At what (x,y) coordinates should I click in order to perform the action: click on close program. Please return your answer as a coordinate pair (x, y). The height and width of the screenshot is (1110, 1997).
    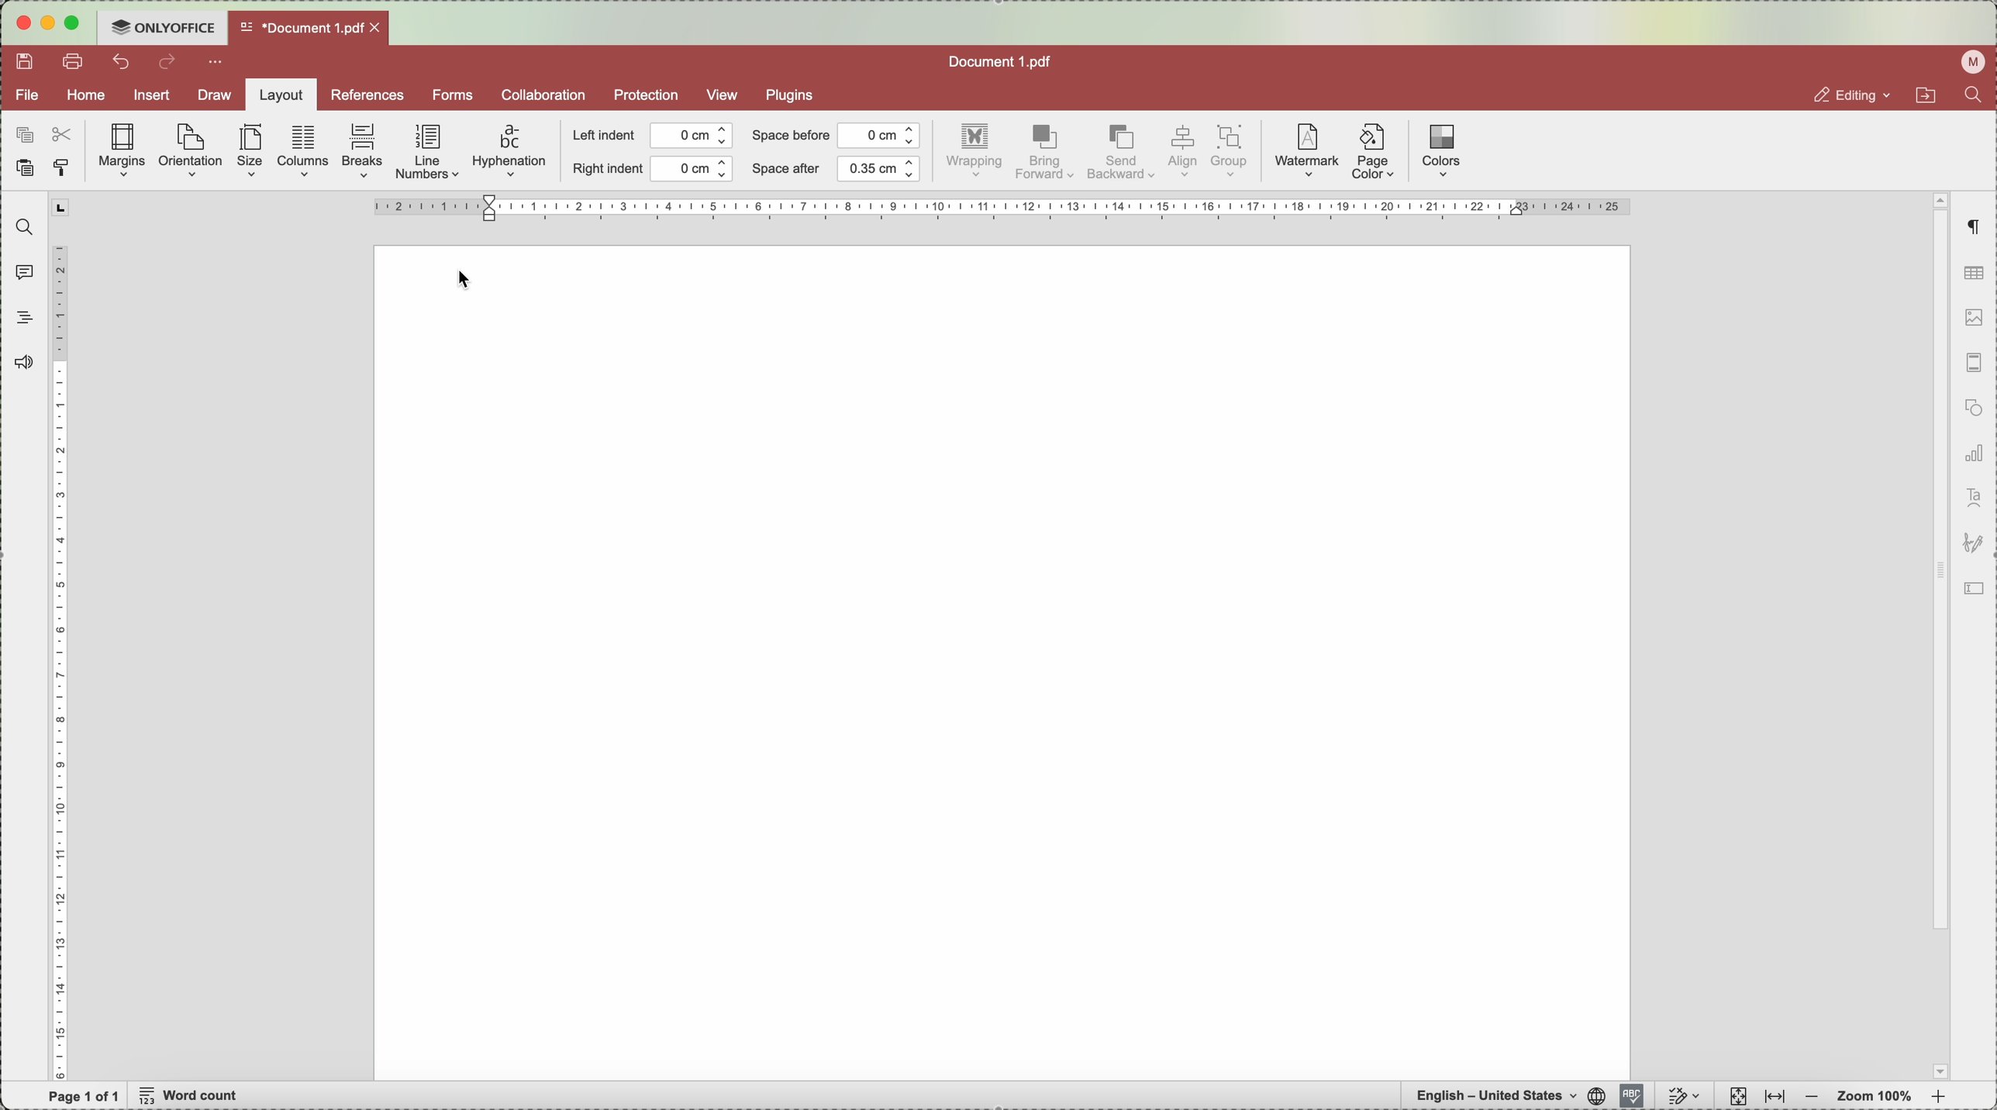
    Looking at the image, I should click on (20, 26).